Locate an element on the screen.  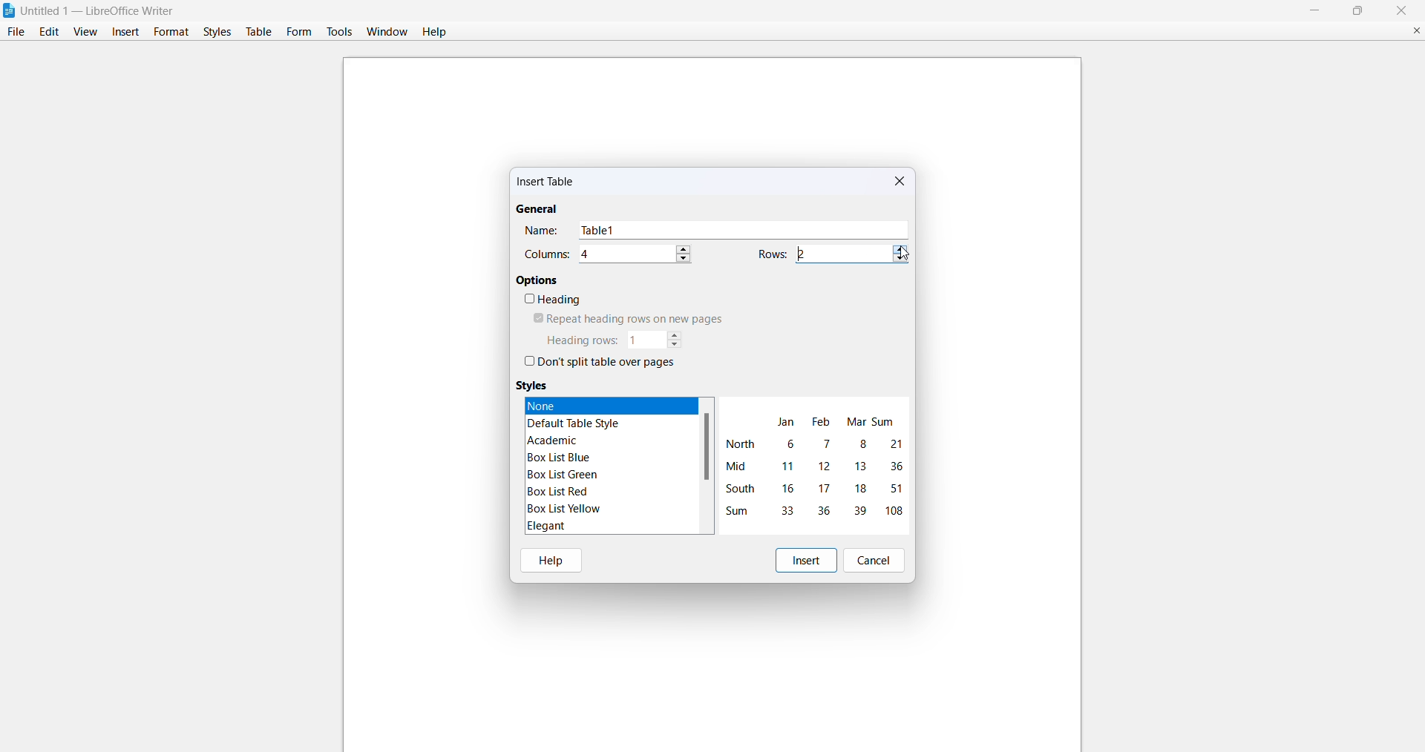
increase rows is located at coordinates (900, 248).